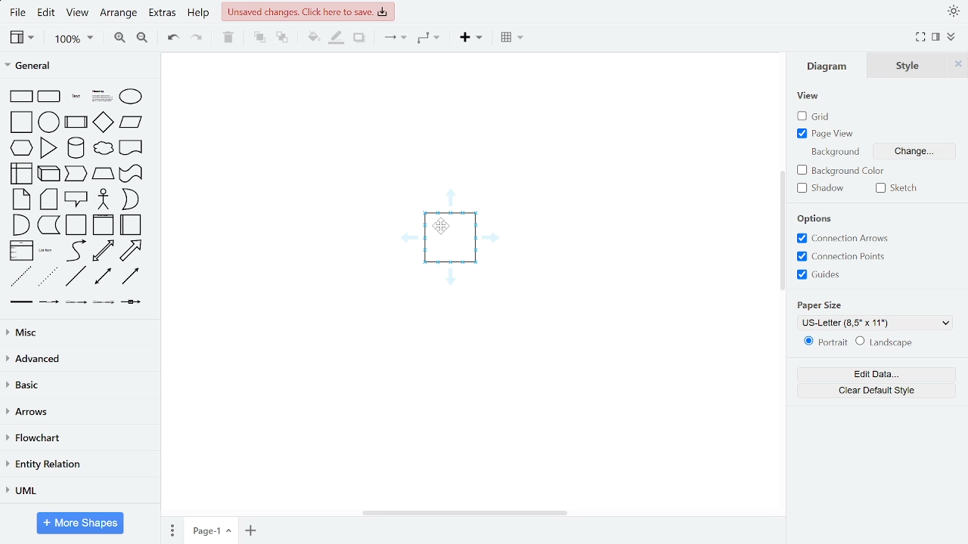 This screenshot has width=968, height=544. Describe the element at coordinates (210, 531) in the screenshot. I see `current page` at that location.